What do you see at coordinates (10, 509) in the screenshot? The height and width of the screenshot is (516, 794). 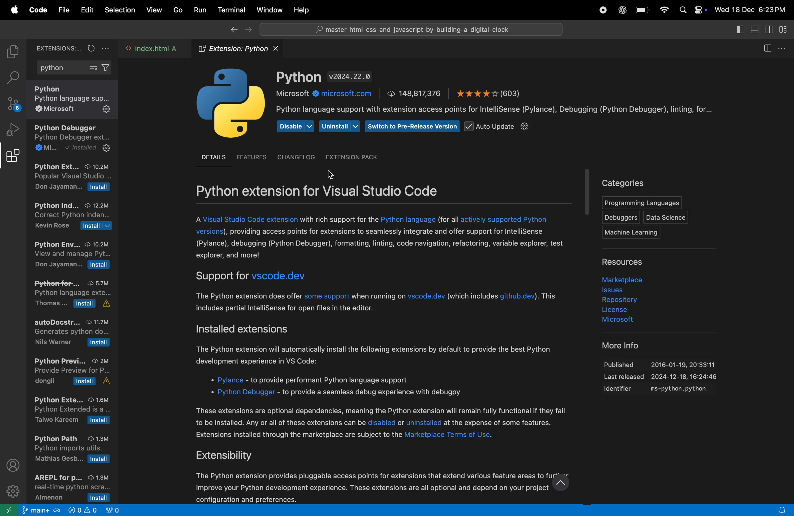 I see `open new window` at bounding box center [10, 509].